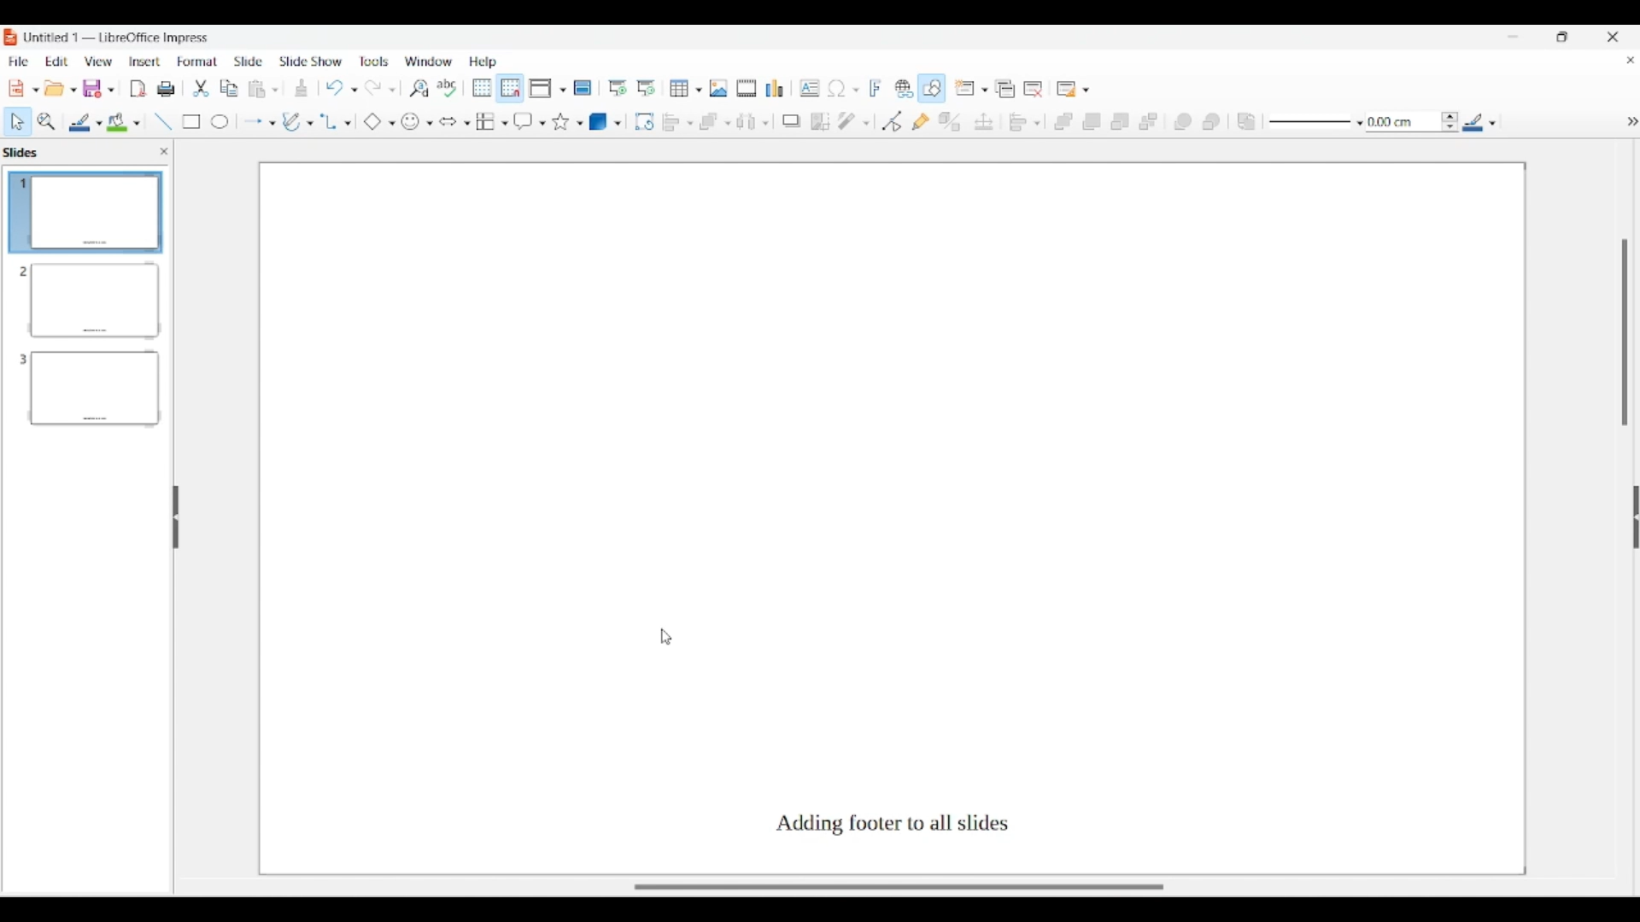 This screenshot has width=1640, height=922. What do you see at coordinates (1450, 121) in the screenshot?
I see `Increase/Decrease line thickness` at bounding box center [1450, 121].